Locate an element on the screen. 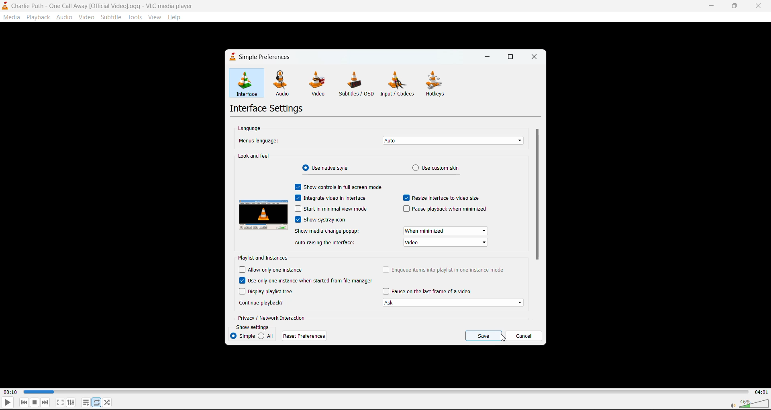  use native style is located at coordinates (332, 168).